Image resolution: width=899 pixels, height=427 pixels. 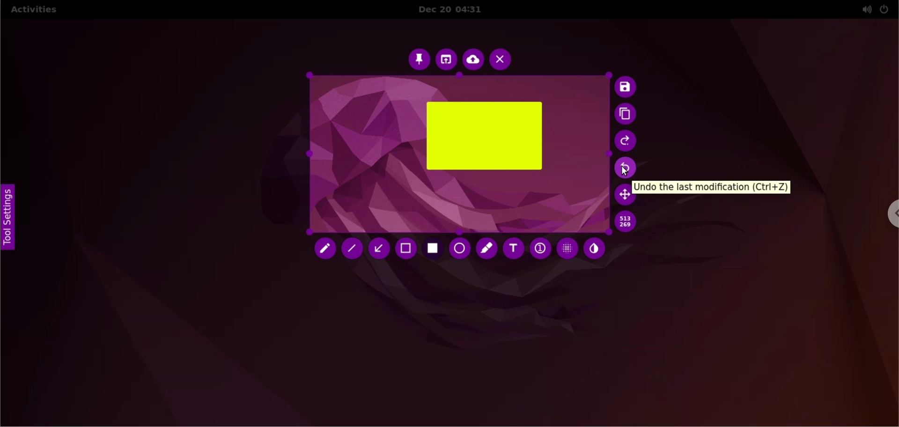 I want to click on choose app to open screenshot, so click(x=445, y=59).